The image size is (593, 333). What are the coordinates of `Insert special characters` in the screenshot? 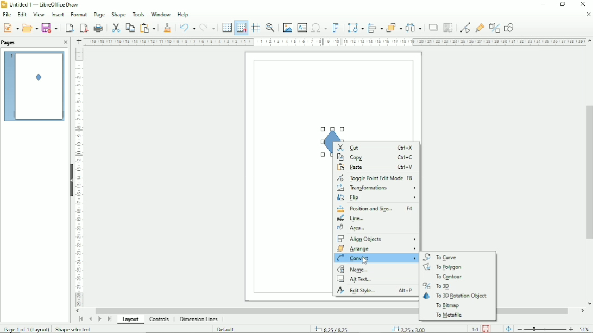 It's located at (319, 27).